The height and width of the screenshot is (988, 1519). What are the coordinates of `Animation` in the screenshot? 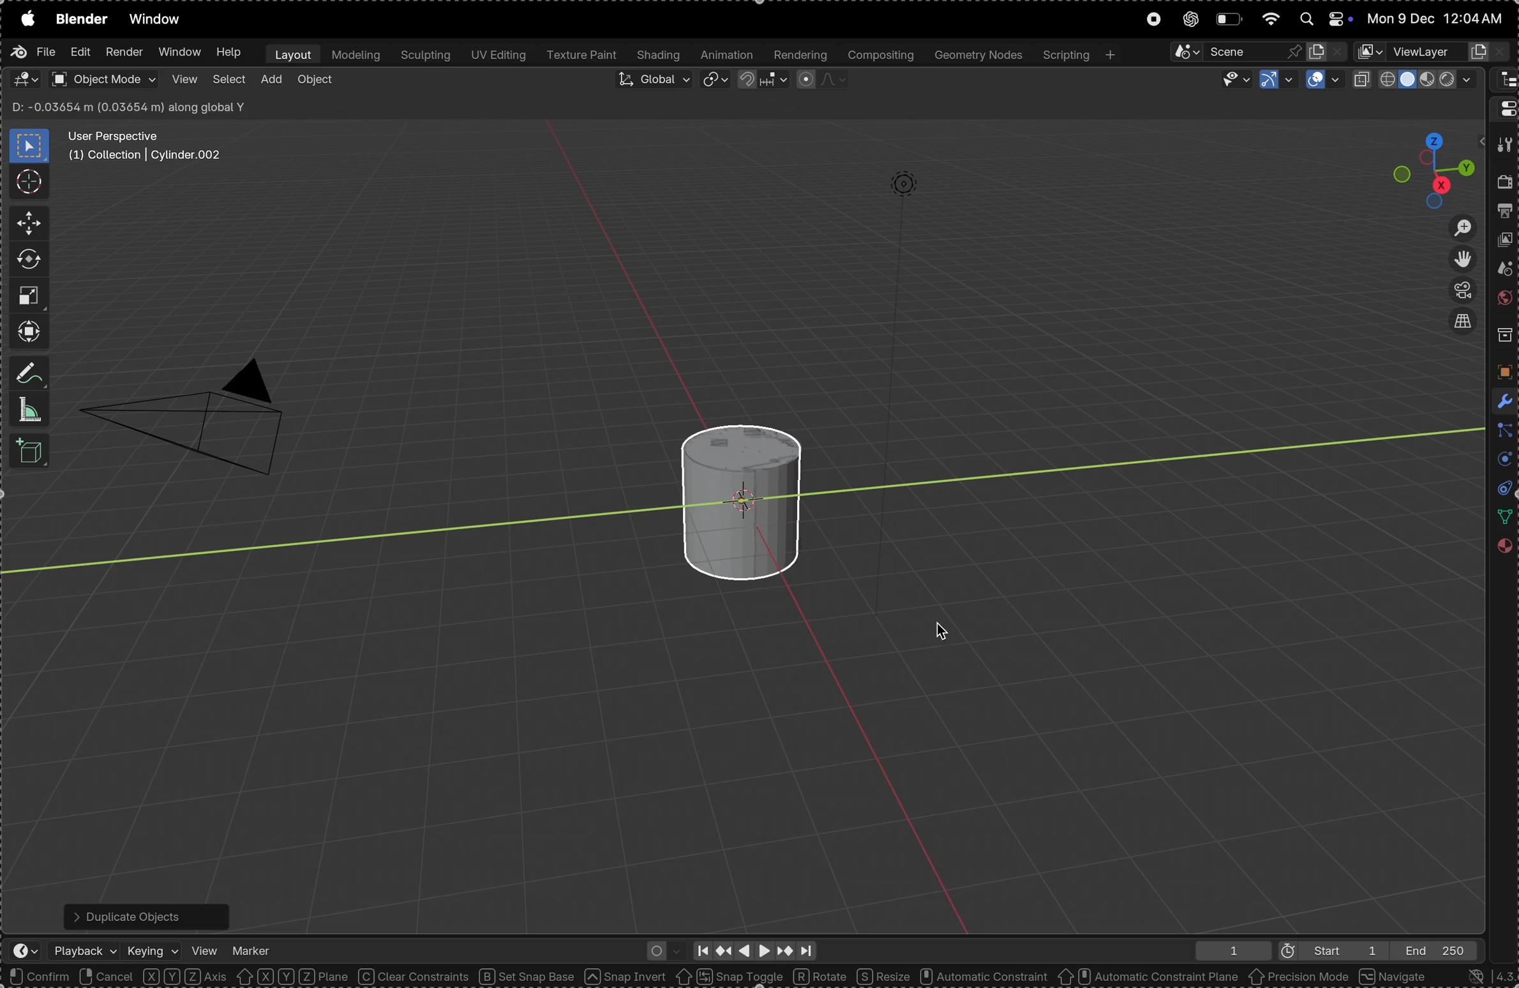 It's located at (728, 56).